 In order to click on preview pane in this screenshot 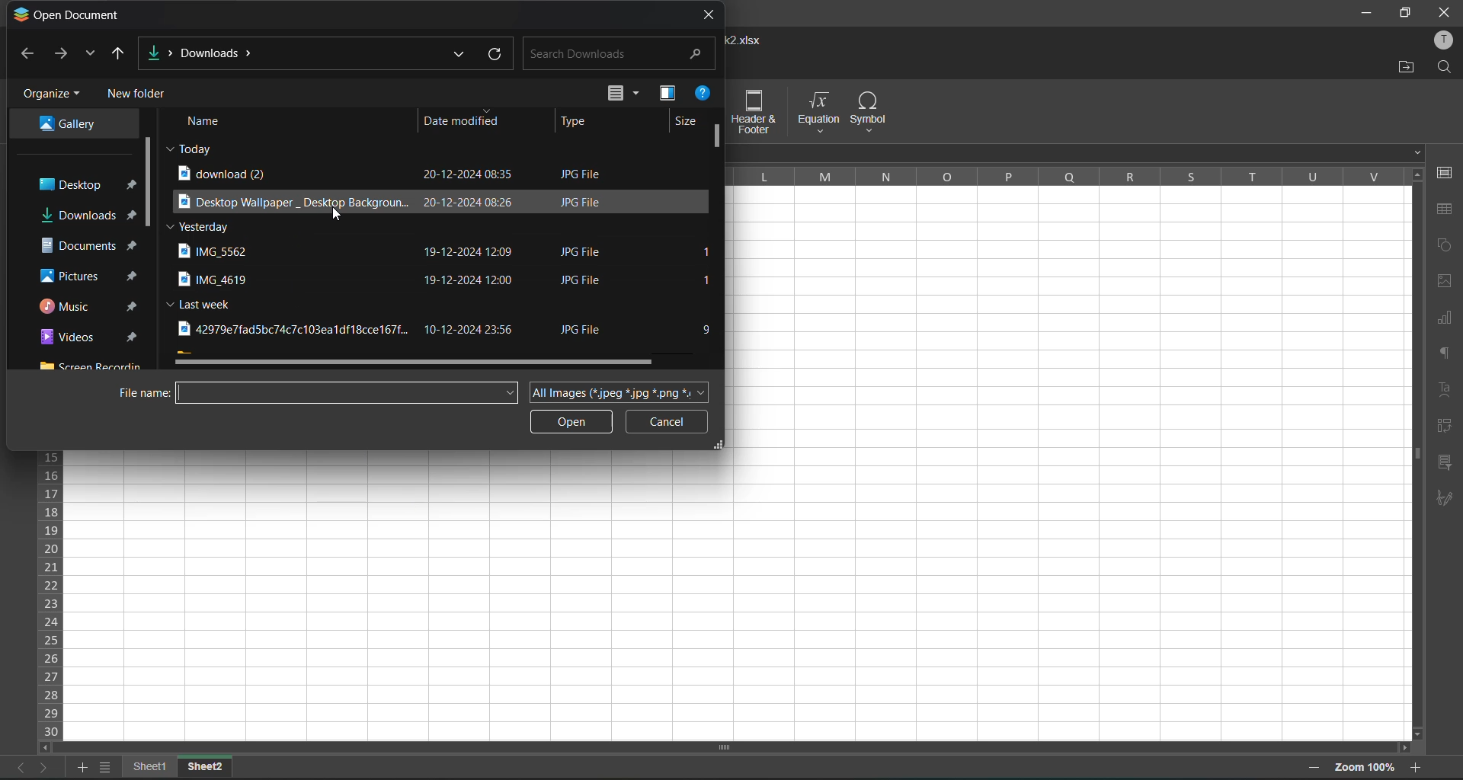, I will do `click(667, 93)`.